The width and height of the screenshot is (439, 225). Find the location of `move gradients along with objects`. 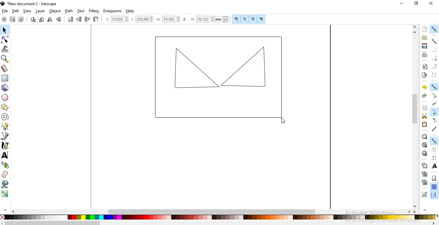

move gradients along with objects is located at coordinates (253, 19).